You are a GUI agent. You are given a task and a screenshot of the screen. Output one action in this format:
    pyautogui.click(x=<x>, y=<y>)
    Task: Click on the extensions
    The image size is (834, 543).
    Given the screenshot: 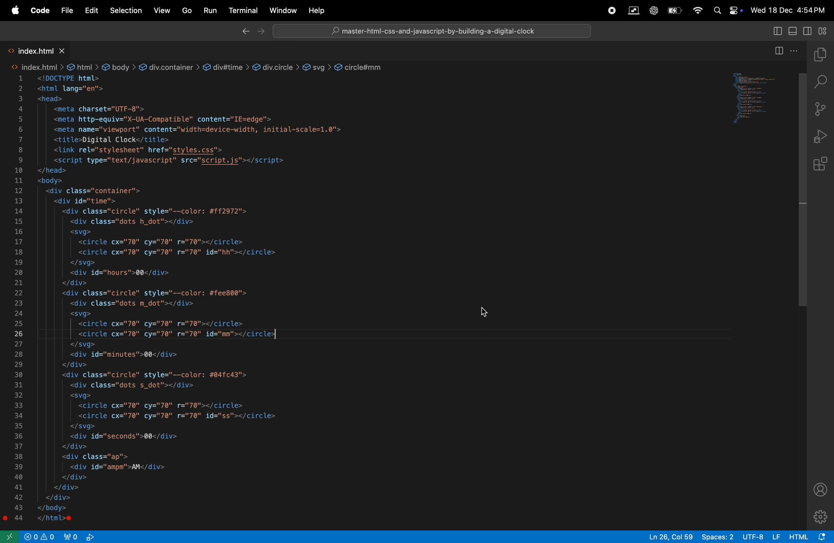 What is the action you would take?
    pyautogui.click(x=823, y=165)
    